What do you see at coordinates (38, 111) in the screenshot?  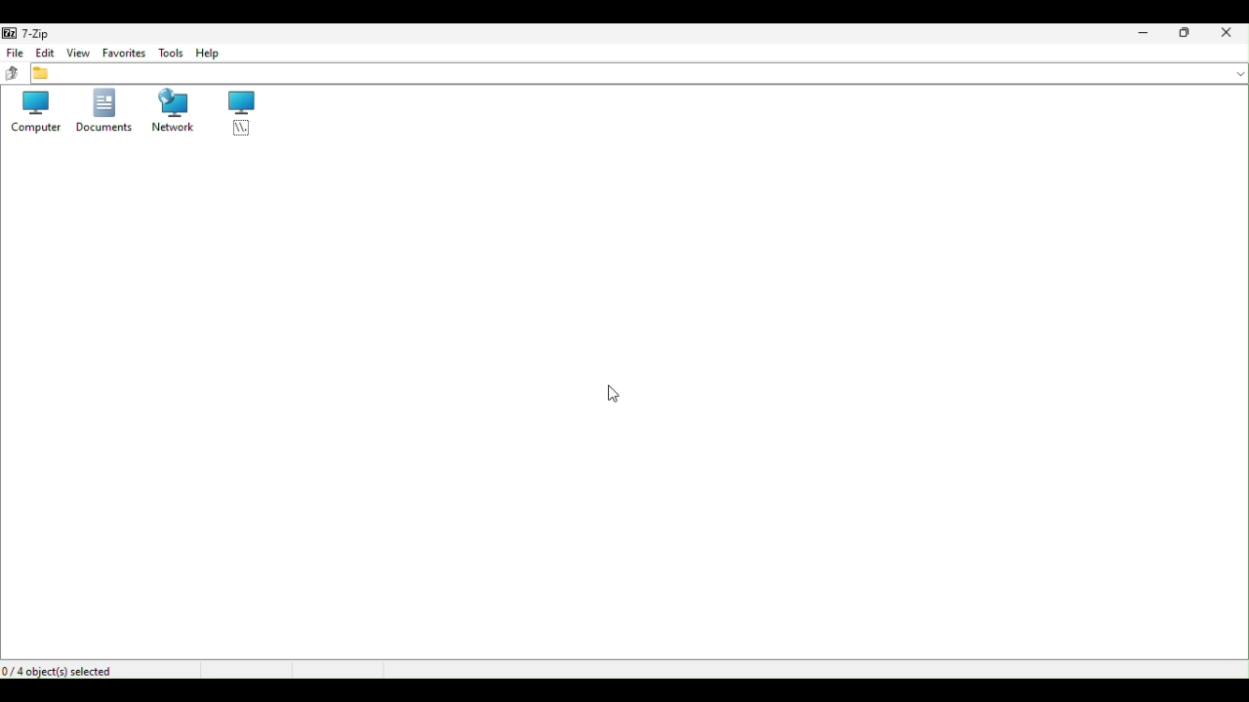 I see `Computers` at bounding box center [38, 111].